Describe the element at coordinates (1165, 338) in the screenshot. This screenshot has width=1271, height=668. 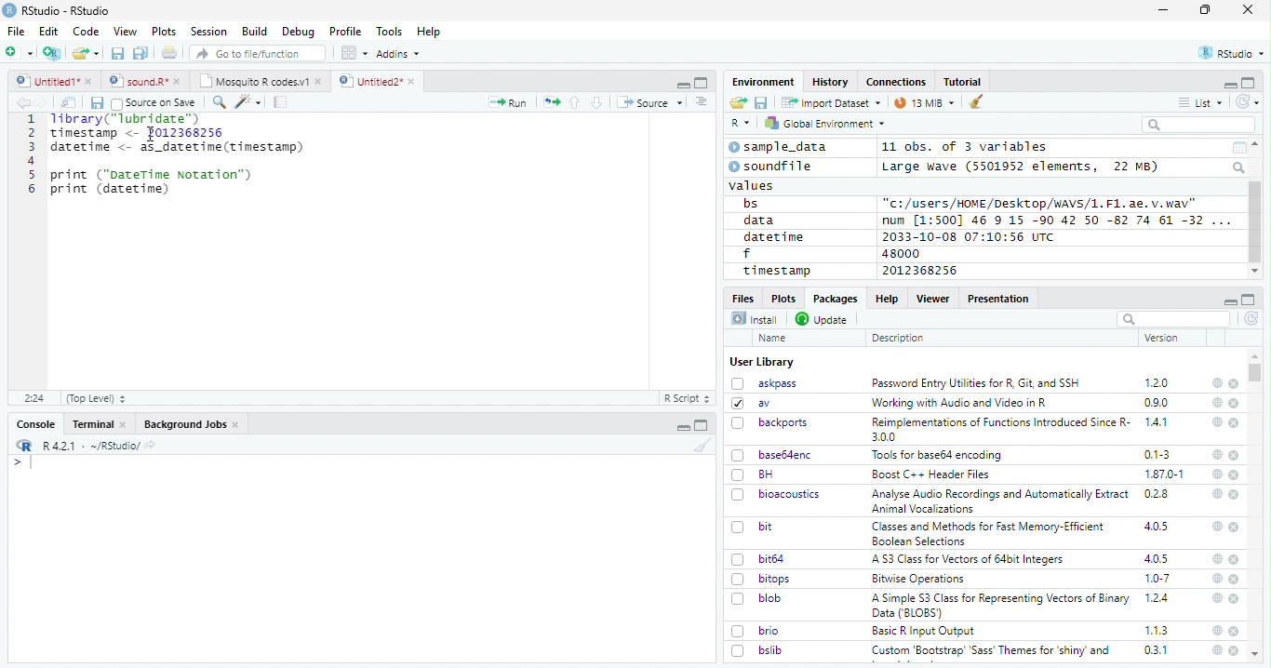
I see `Version` at that location.